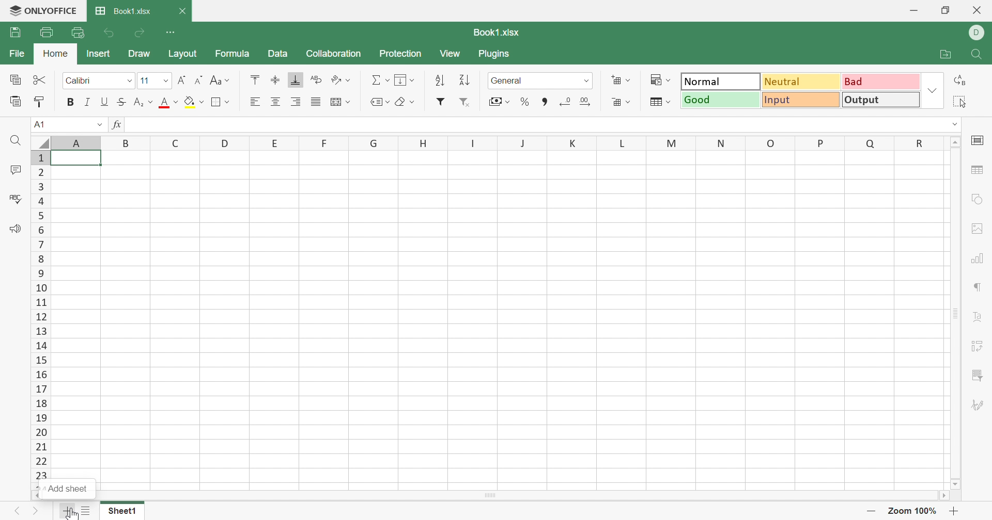 The image size is (992, 520). Describe the element at coordinates (568, 142) in the screenshot. I see `K` at that location.